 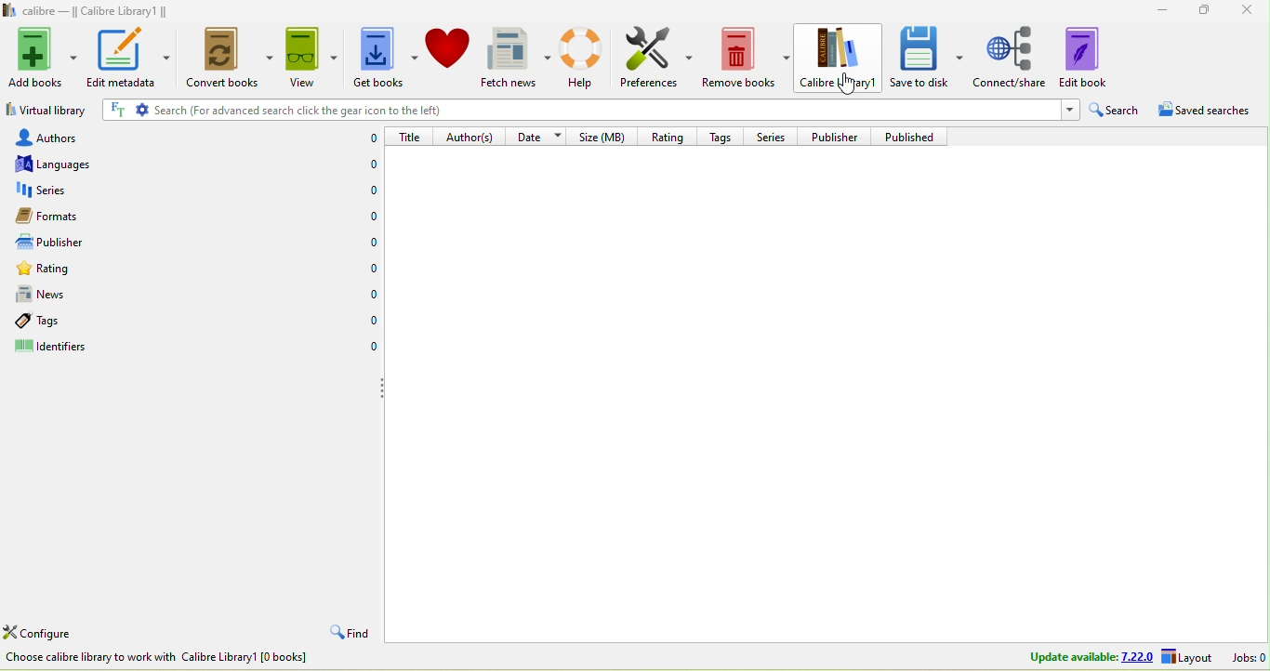 I want to click on 0, so click(x=370, y=218).